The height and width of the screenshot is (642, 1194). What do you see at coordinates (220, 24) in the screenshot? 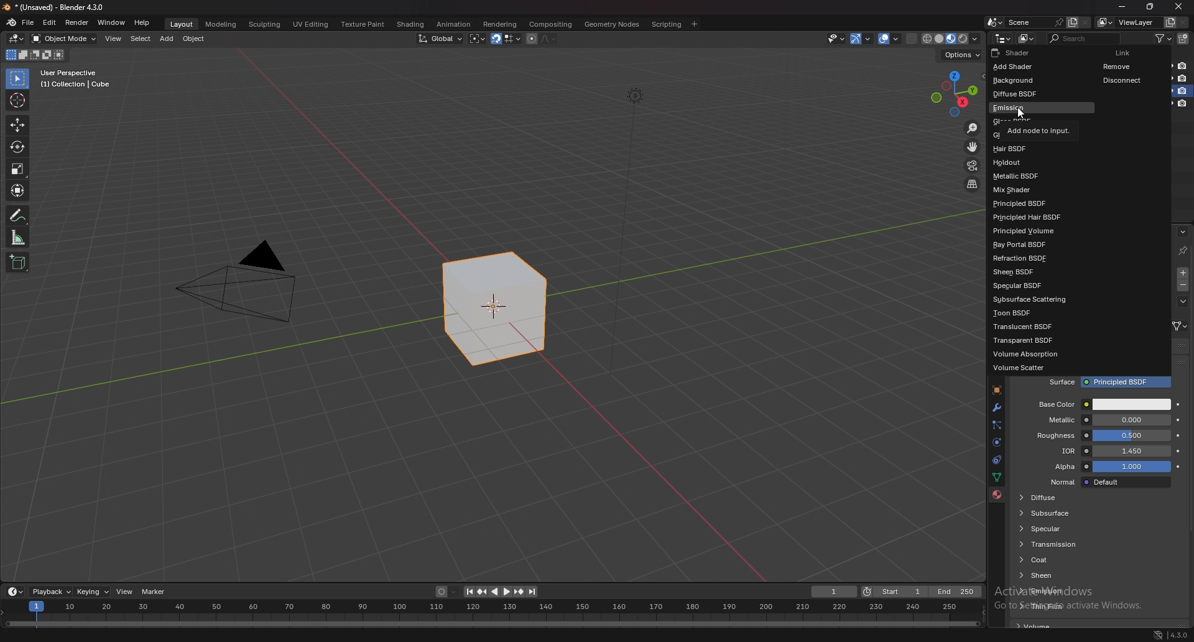
I see `modeling` at bounding box center [220, 24].